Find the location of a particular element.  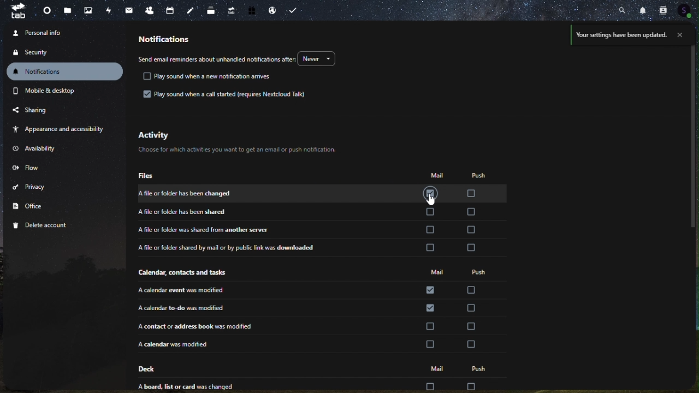

sharing is located at coordinates (45, 109).